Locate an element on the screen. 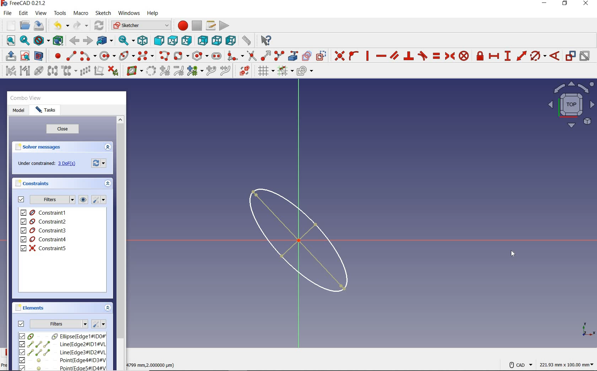  constrain horizontally is located at coordinates (381, 56).